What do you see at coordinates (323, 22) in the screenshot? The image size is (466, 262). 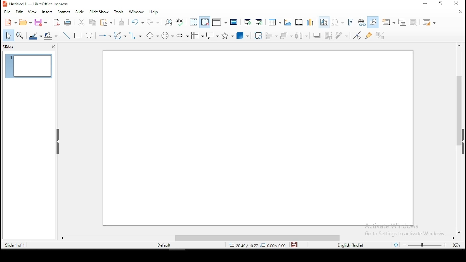 I see `text box` at bounding box center [323, 22].